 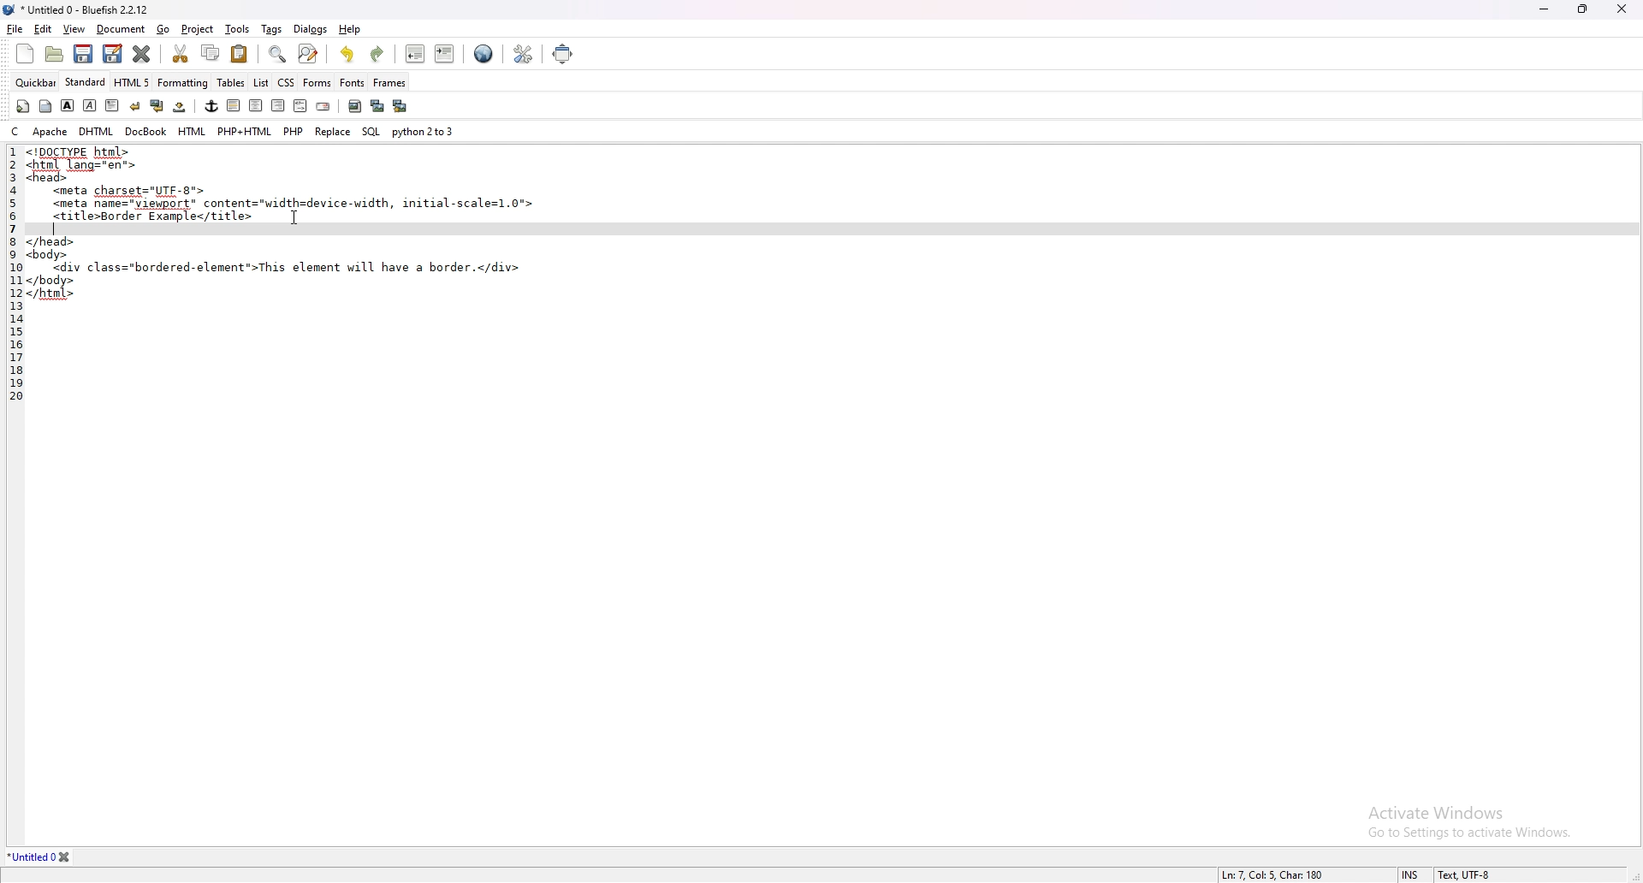 I want to click on anchor, so click(x=211, y=106).